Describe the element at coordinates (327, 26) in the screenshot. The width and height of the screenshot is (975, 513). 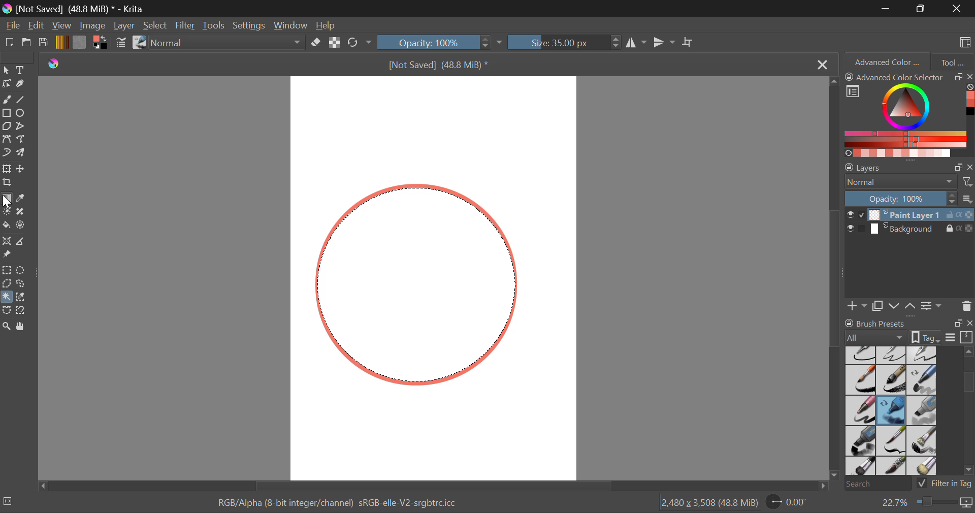
I see `Help` at that location.